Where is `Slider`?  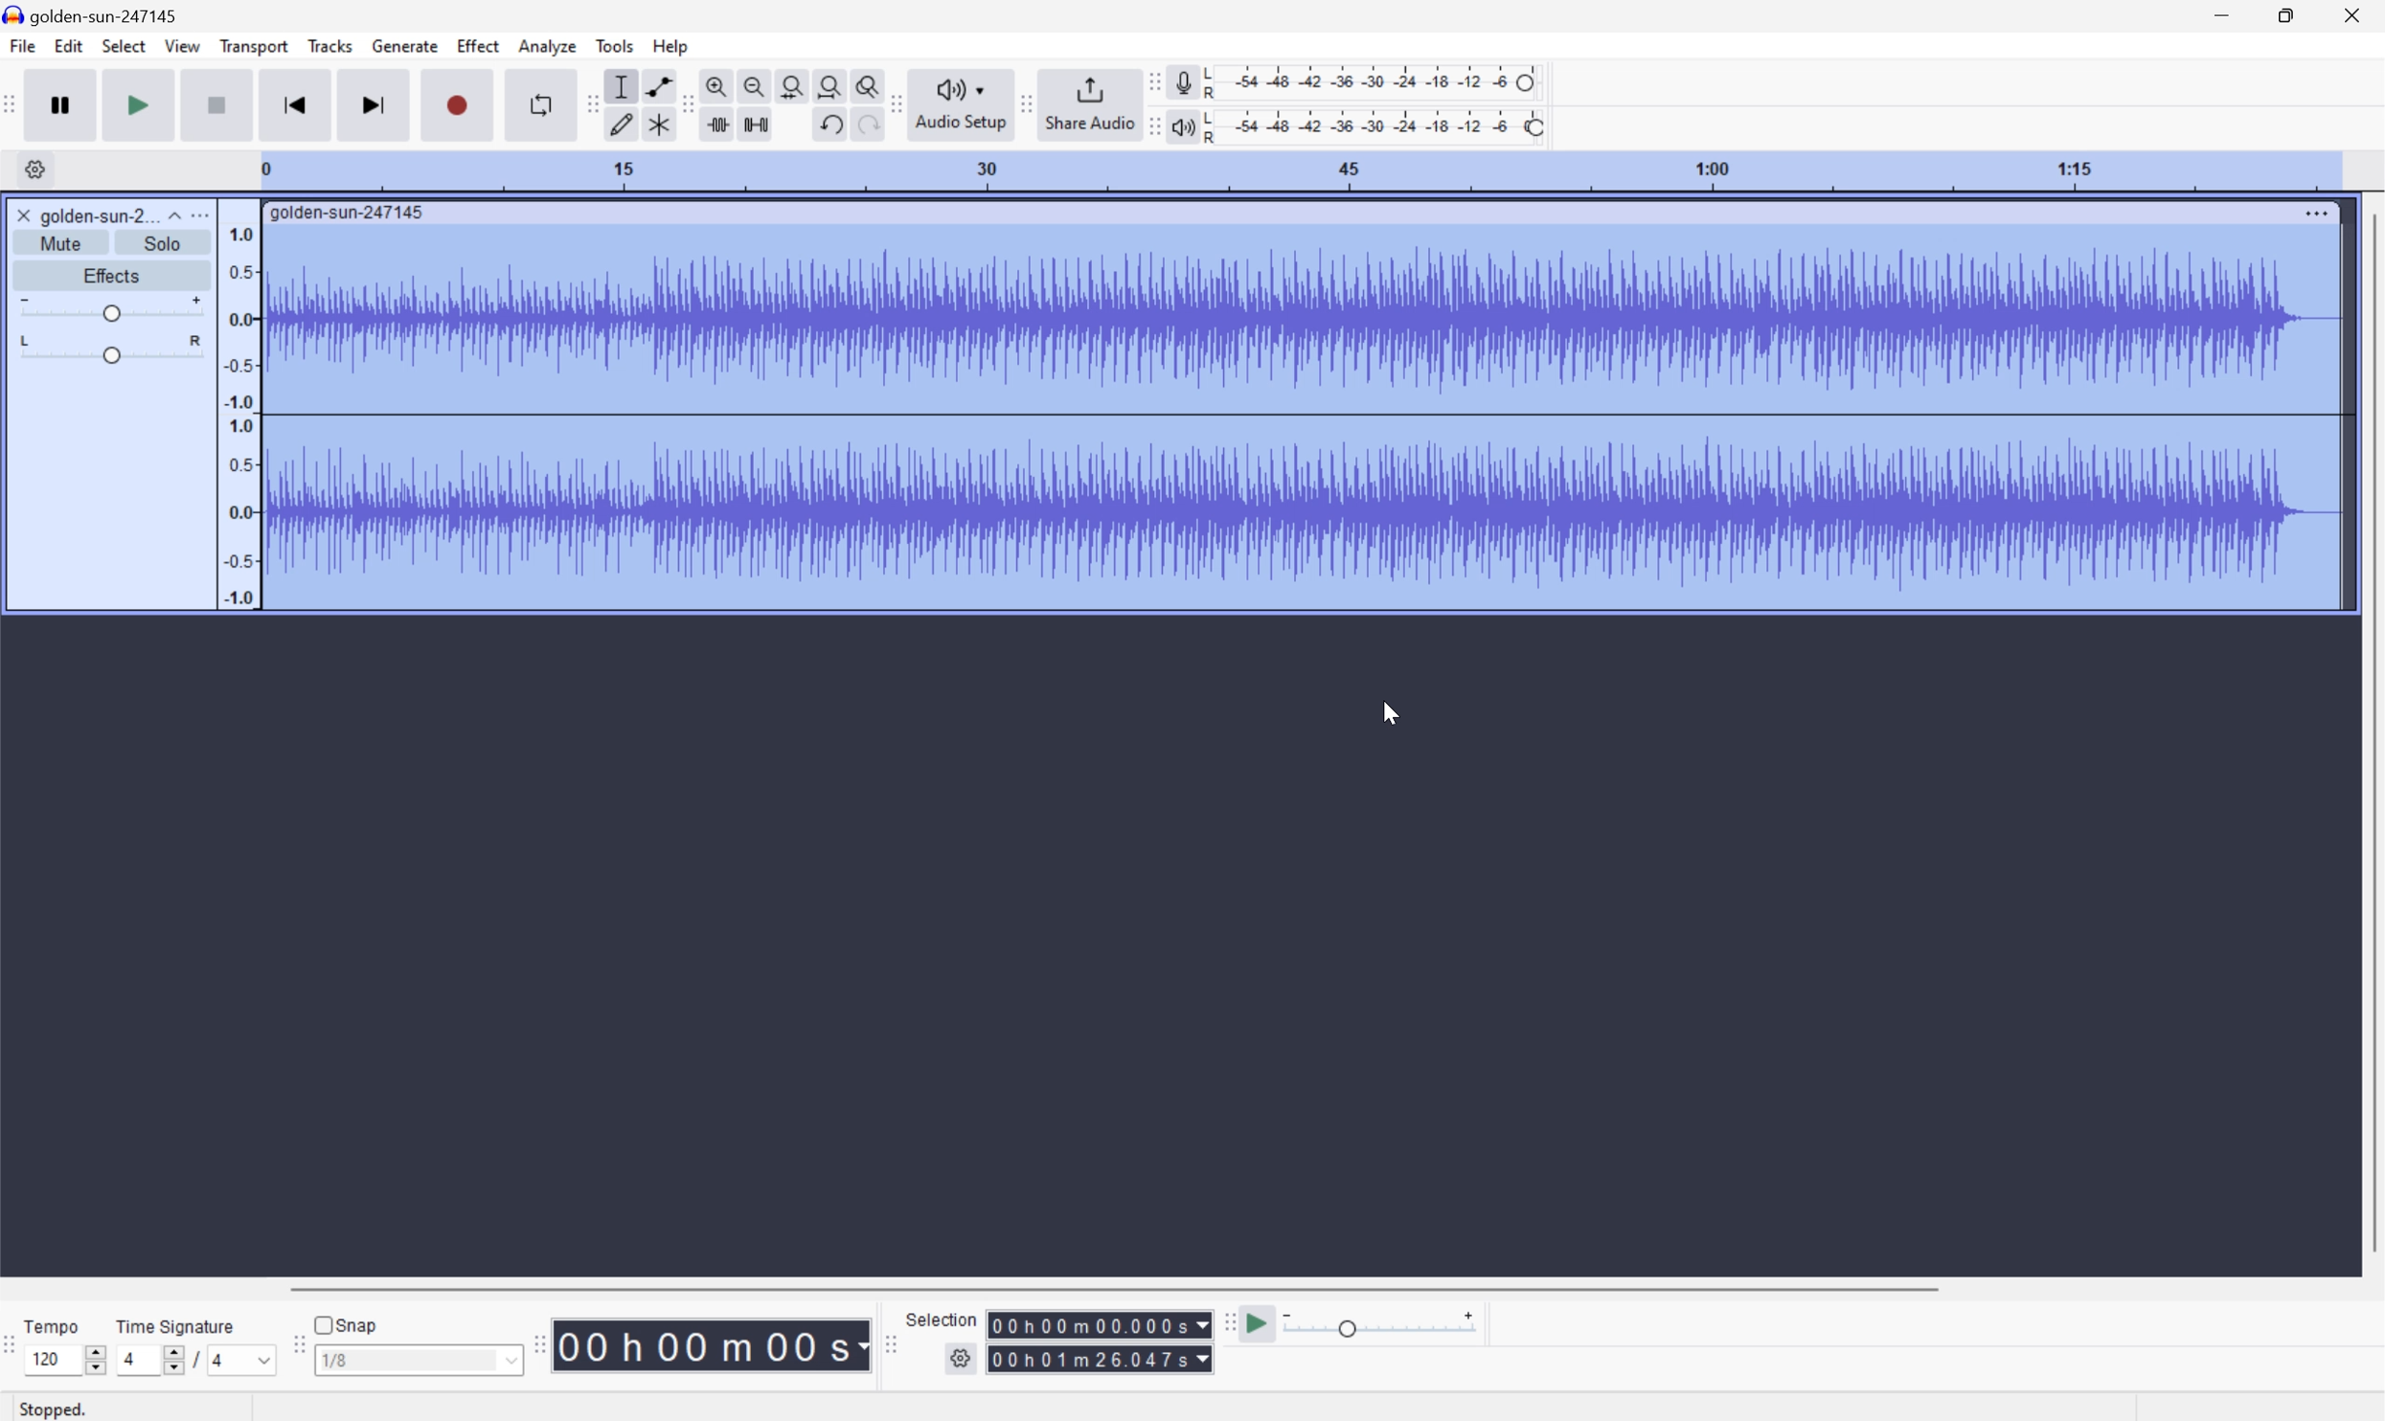
Slider is located at coordinates (111, 309).